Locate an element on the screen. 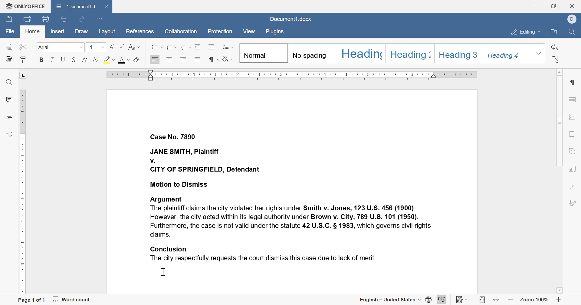  change case is located at coordinates (135, 47).